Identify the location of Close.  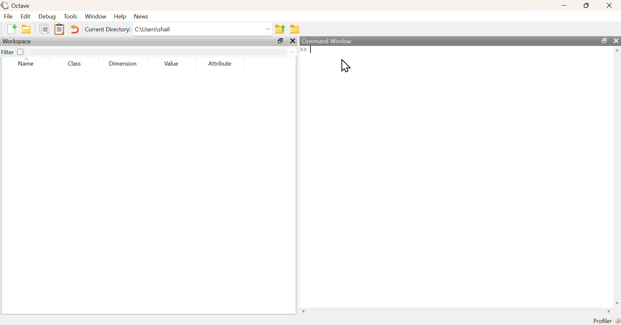
(616, 41).